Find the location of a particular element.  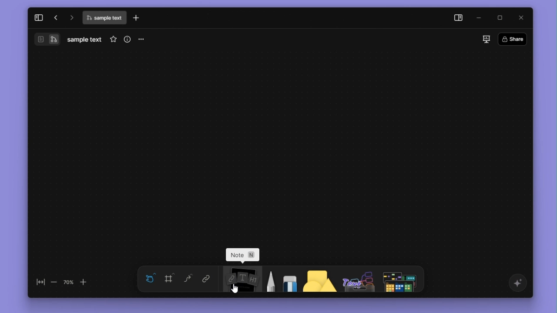

Zoom in is located at coordinates (88, 282).